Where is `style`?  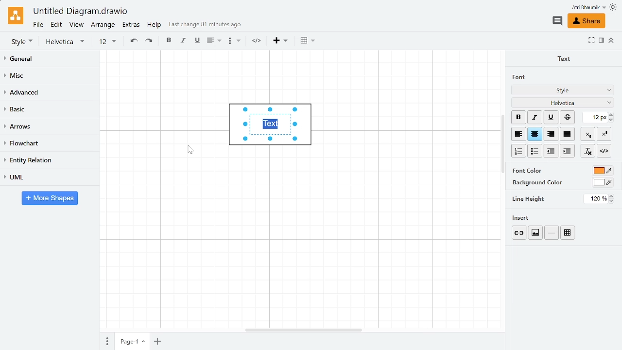 style is located at coordinates (22, 41).